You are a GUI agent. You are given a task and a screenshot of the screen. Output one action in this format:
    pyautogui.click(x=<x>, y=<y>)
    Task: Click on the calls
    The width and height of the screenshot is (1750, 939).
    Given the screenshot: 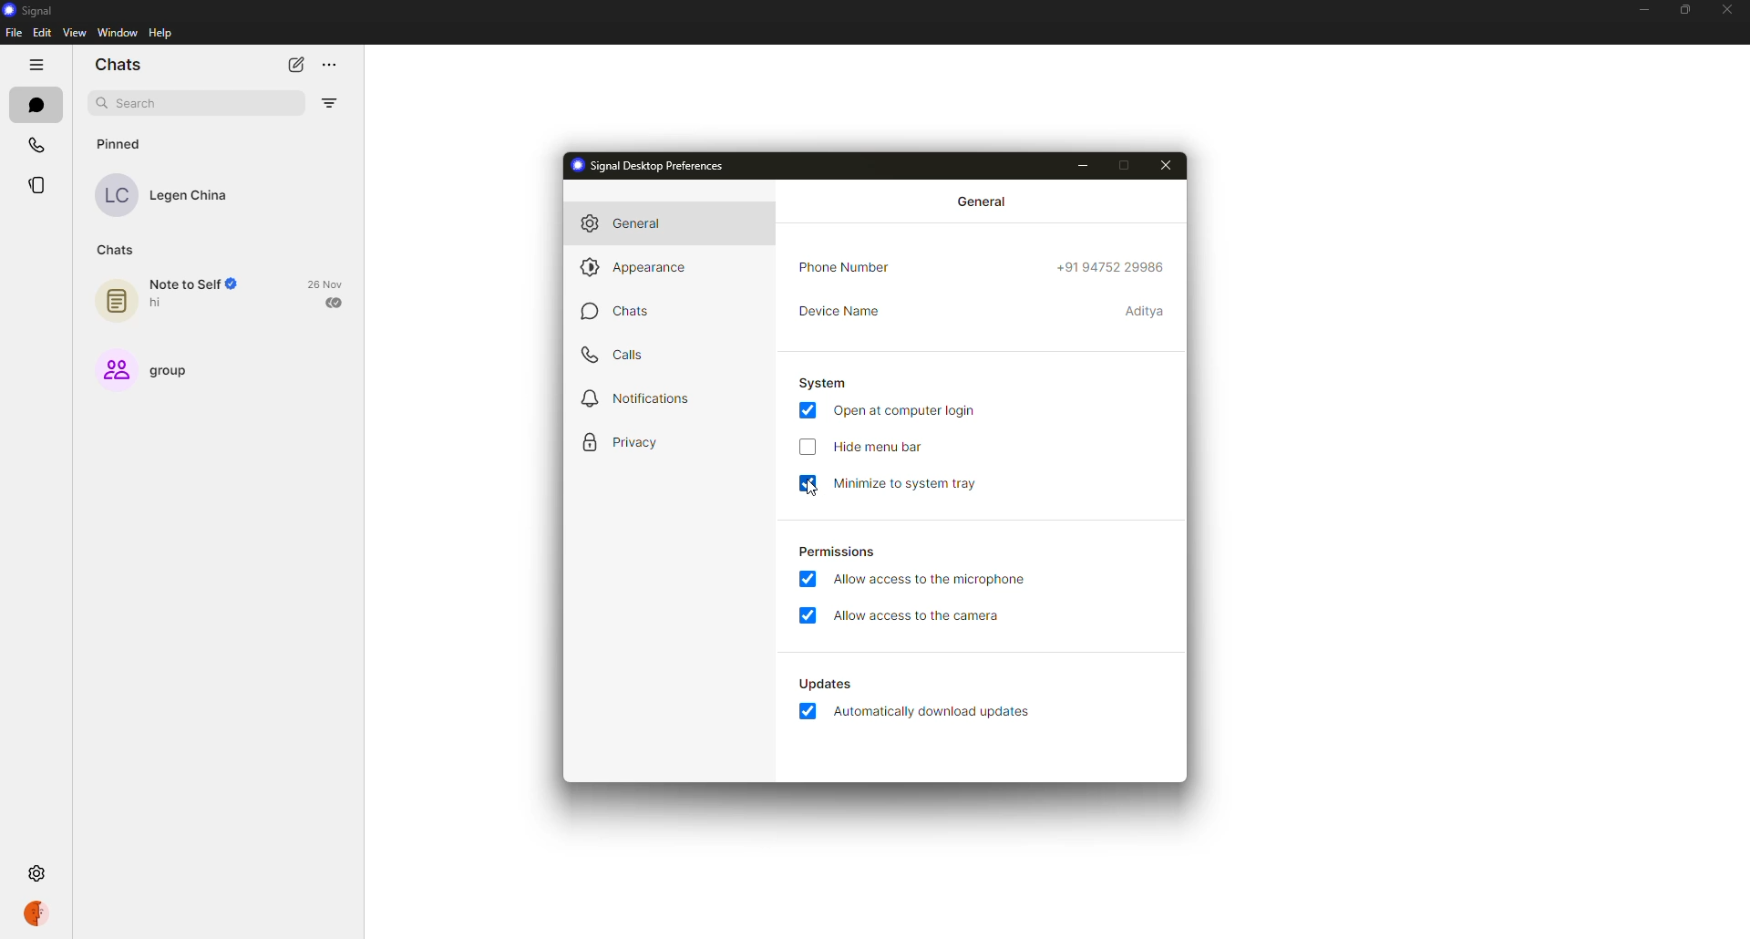 What is the action you would take?
    pyautogui.click(x=33, y=143)
    